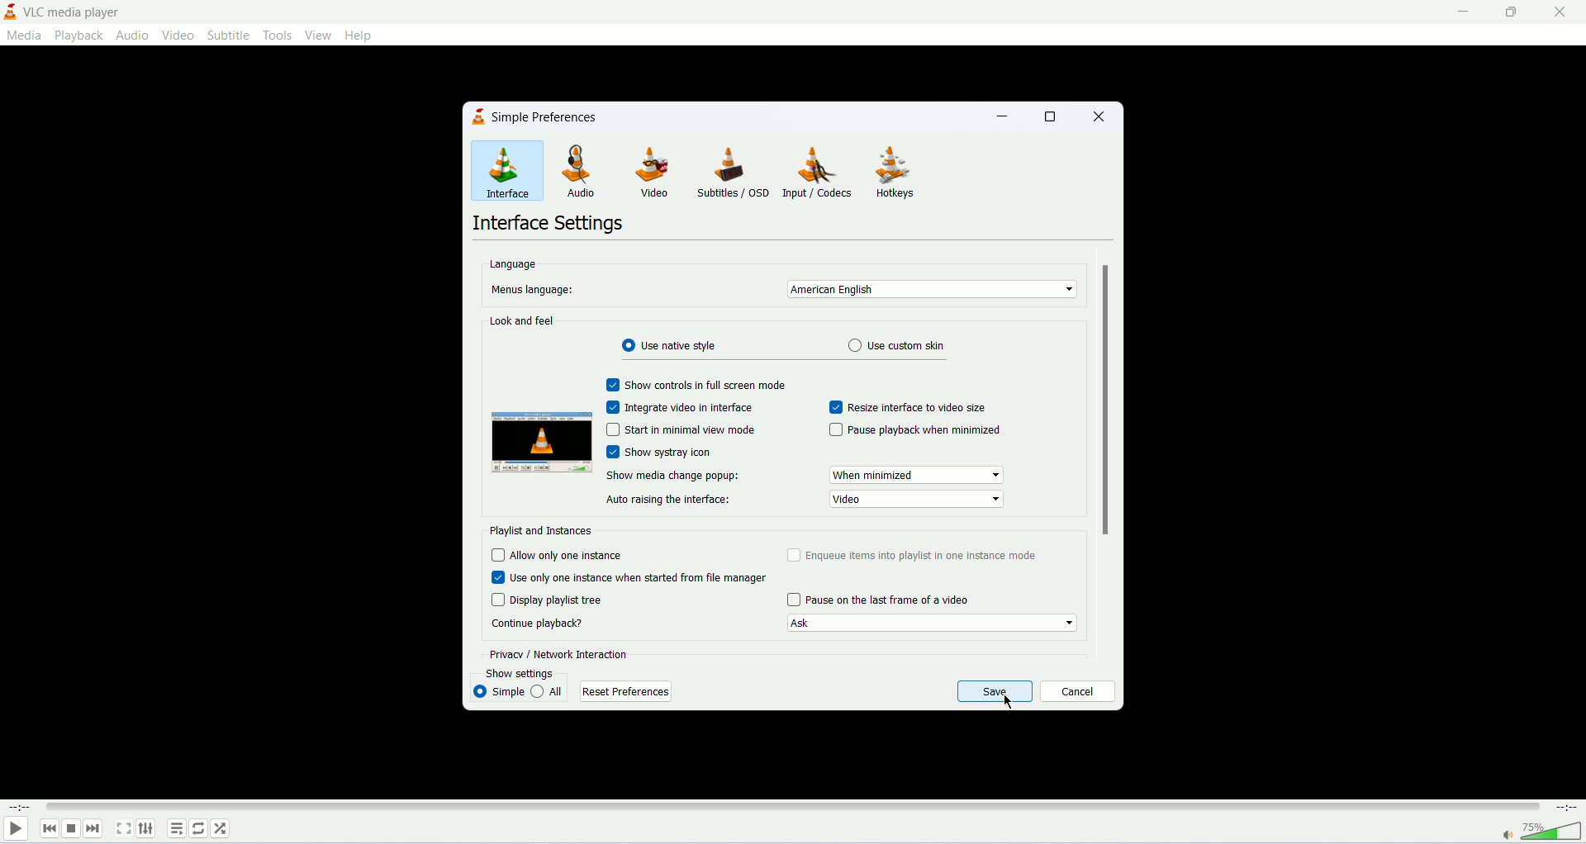  Describe the element at coordinates (278, 36) in the screenshot. I see `tools` at that location.